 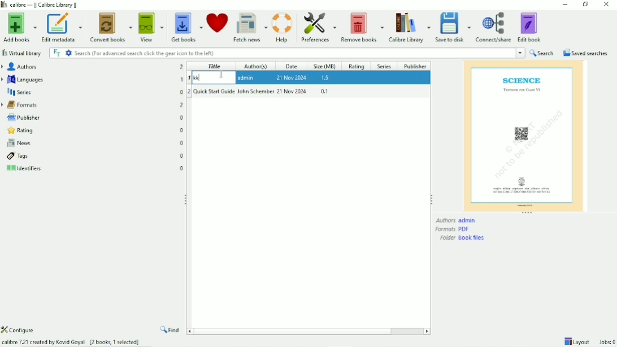 What do you see at coordinates (293, 66) in the screenshot?
I see `Date` at bounding box center [293, 66].